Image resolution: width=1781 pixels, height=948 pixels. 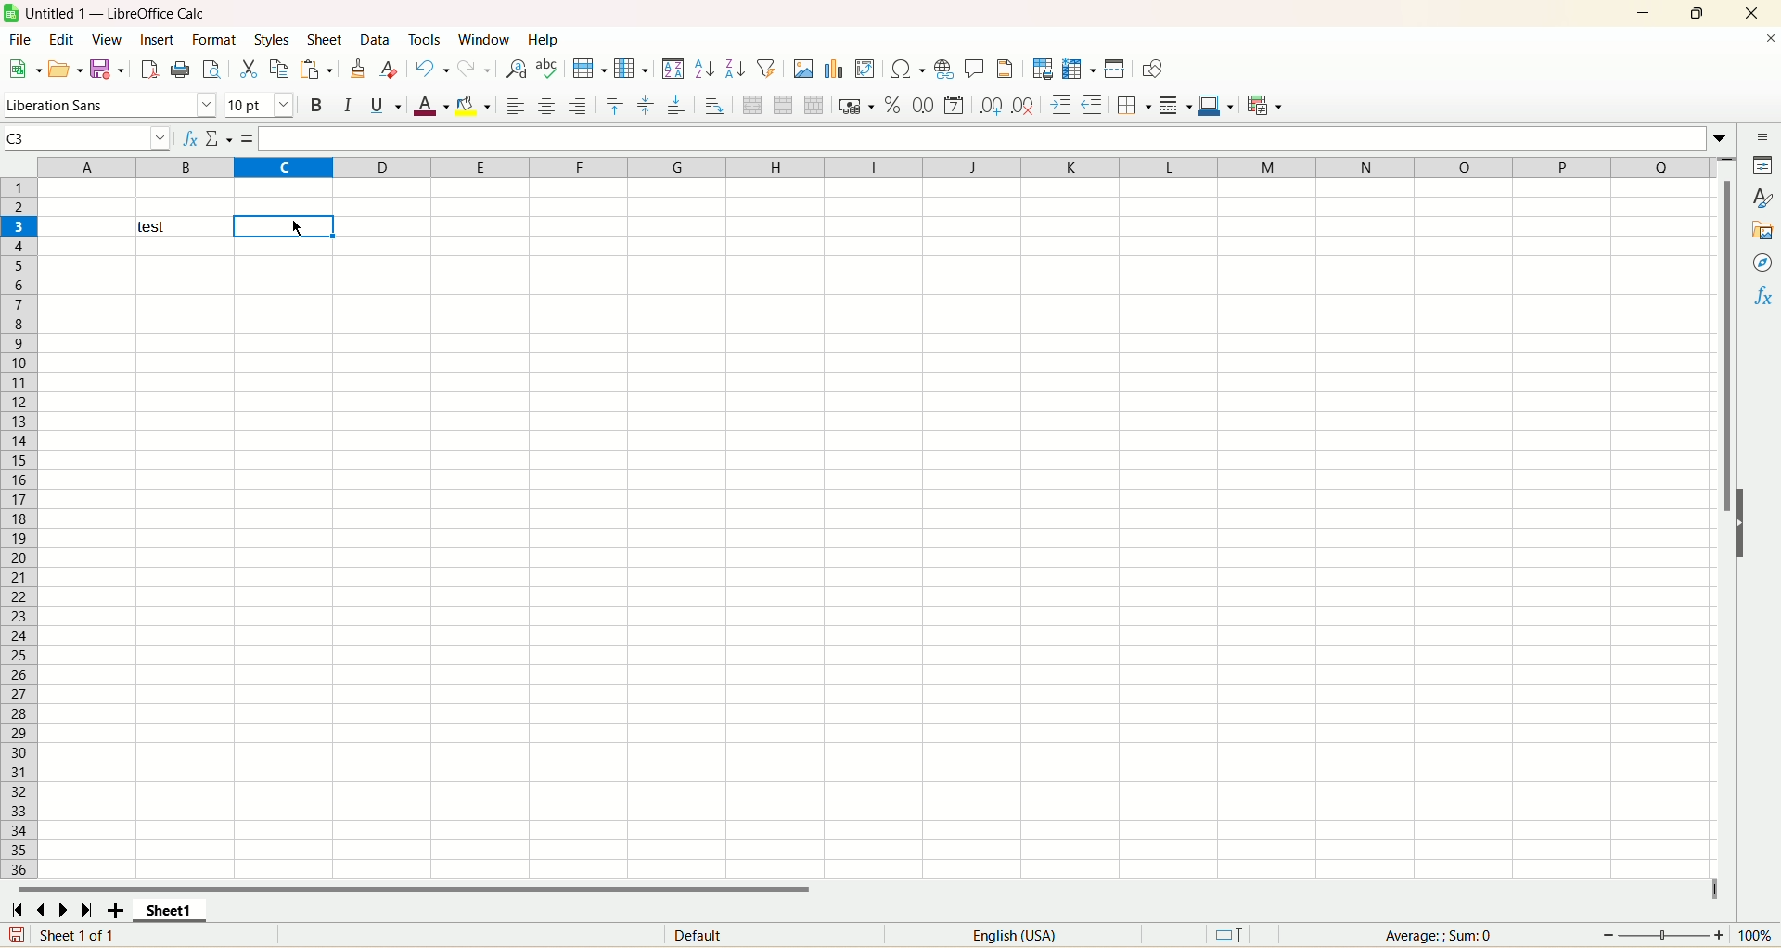 I want to click on column divisions , so click(x=1026, y=167).